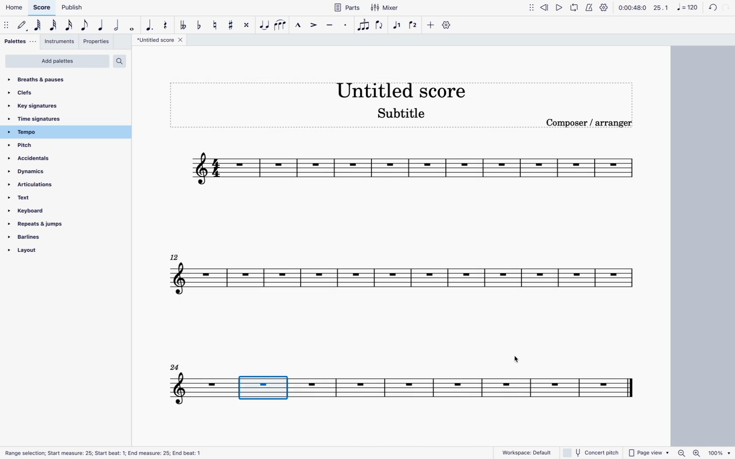 Image resolution: width=735 pixels, height=459 pixels. What do you see at coordinates (529, 7) in the screenshot?
I see `move` at bounding box center [529, 7].